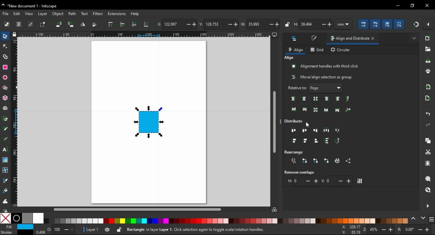  I want to click on new, so click(428, 38).